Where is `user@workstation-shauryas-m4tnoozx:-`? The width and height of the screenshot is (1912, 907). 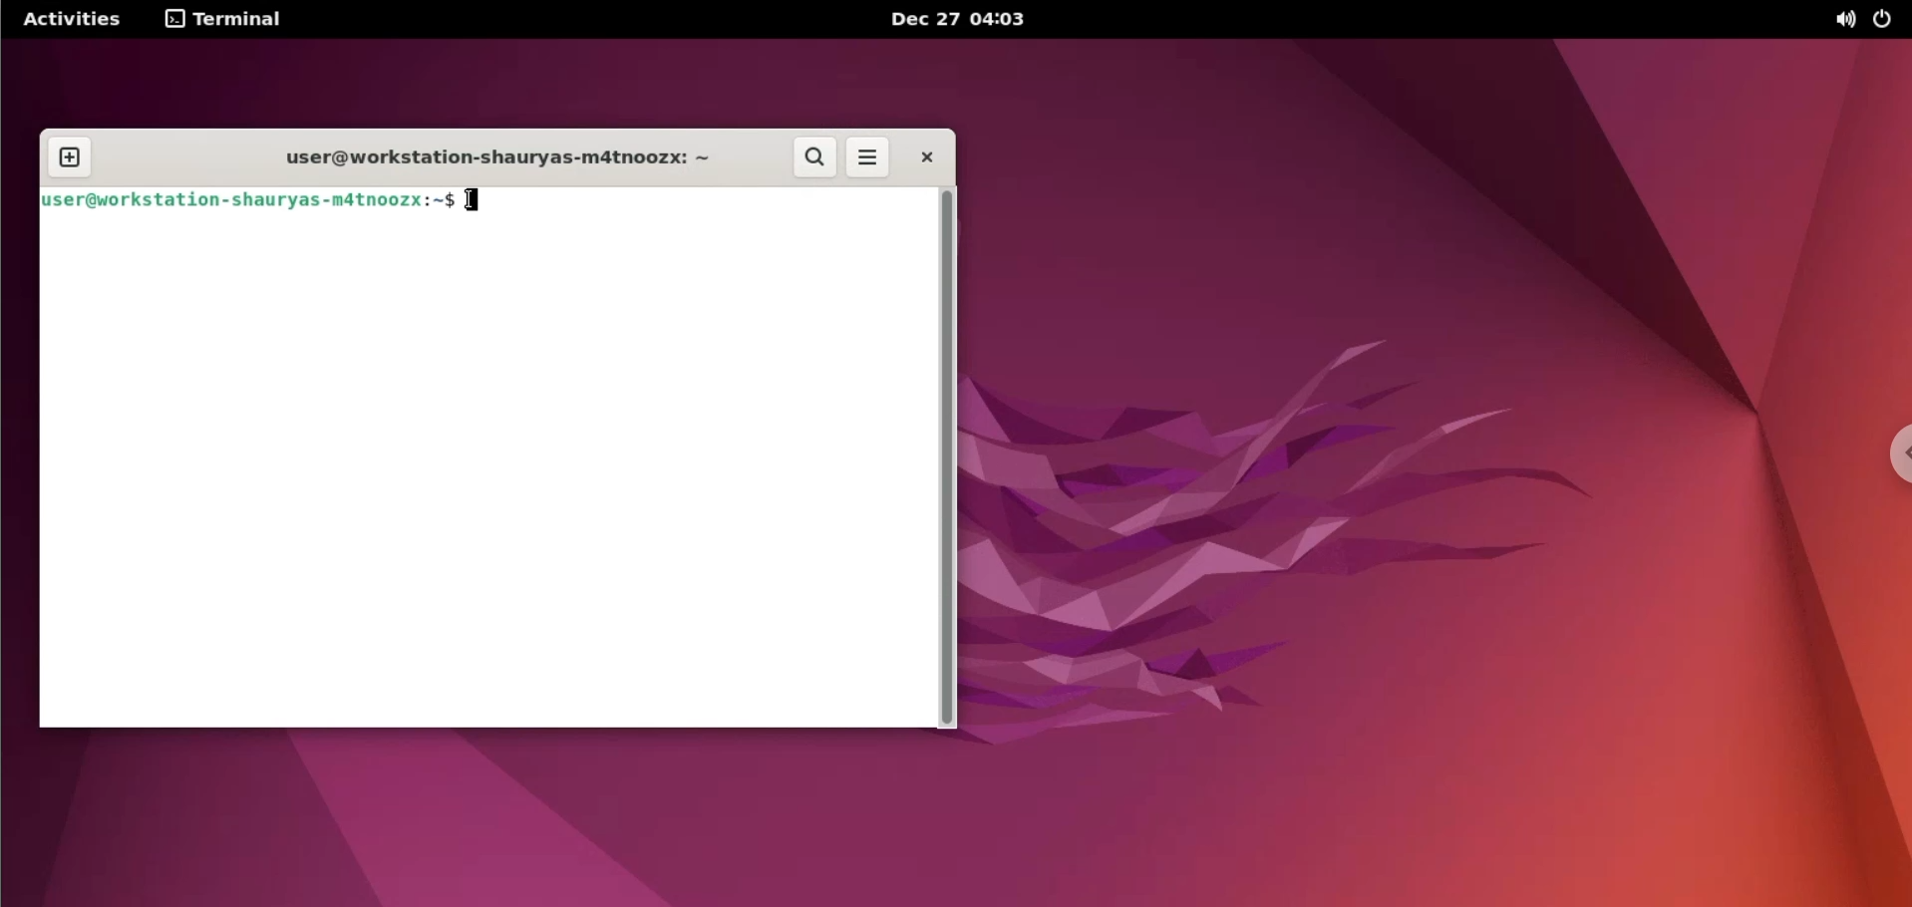 user@workstation-shauryas-m4tnoozx:- is located at coordinates (481, 154).